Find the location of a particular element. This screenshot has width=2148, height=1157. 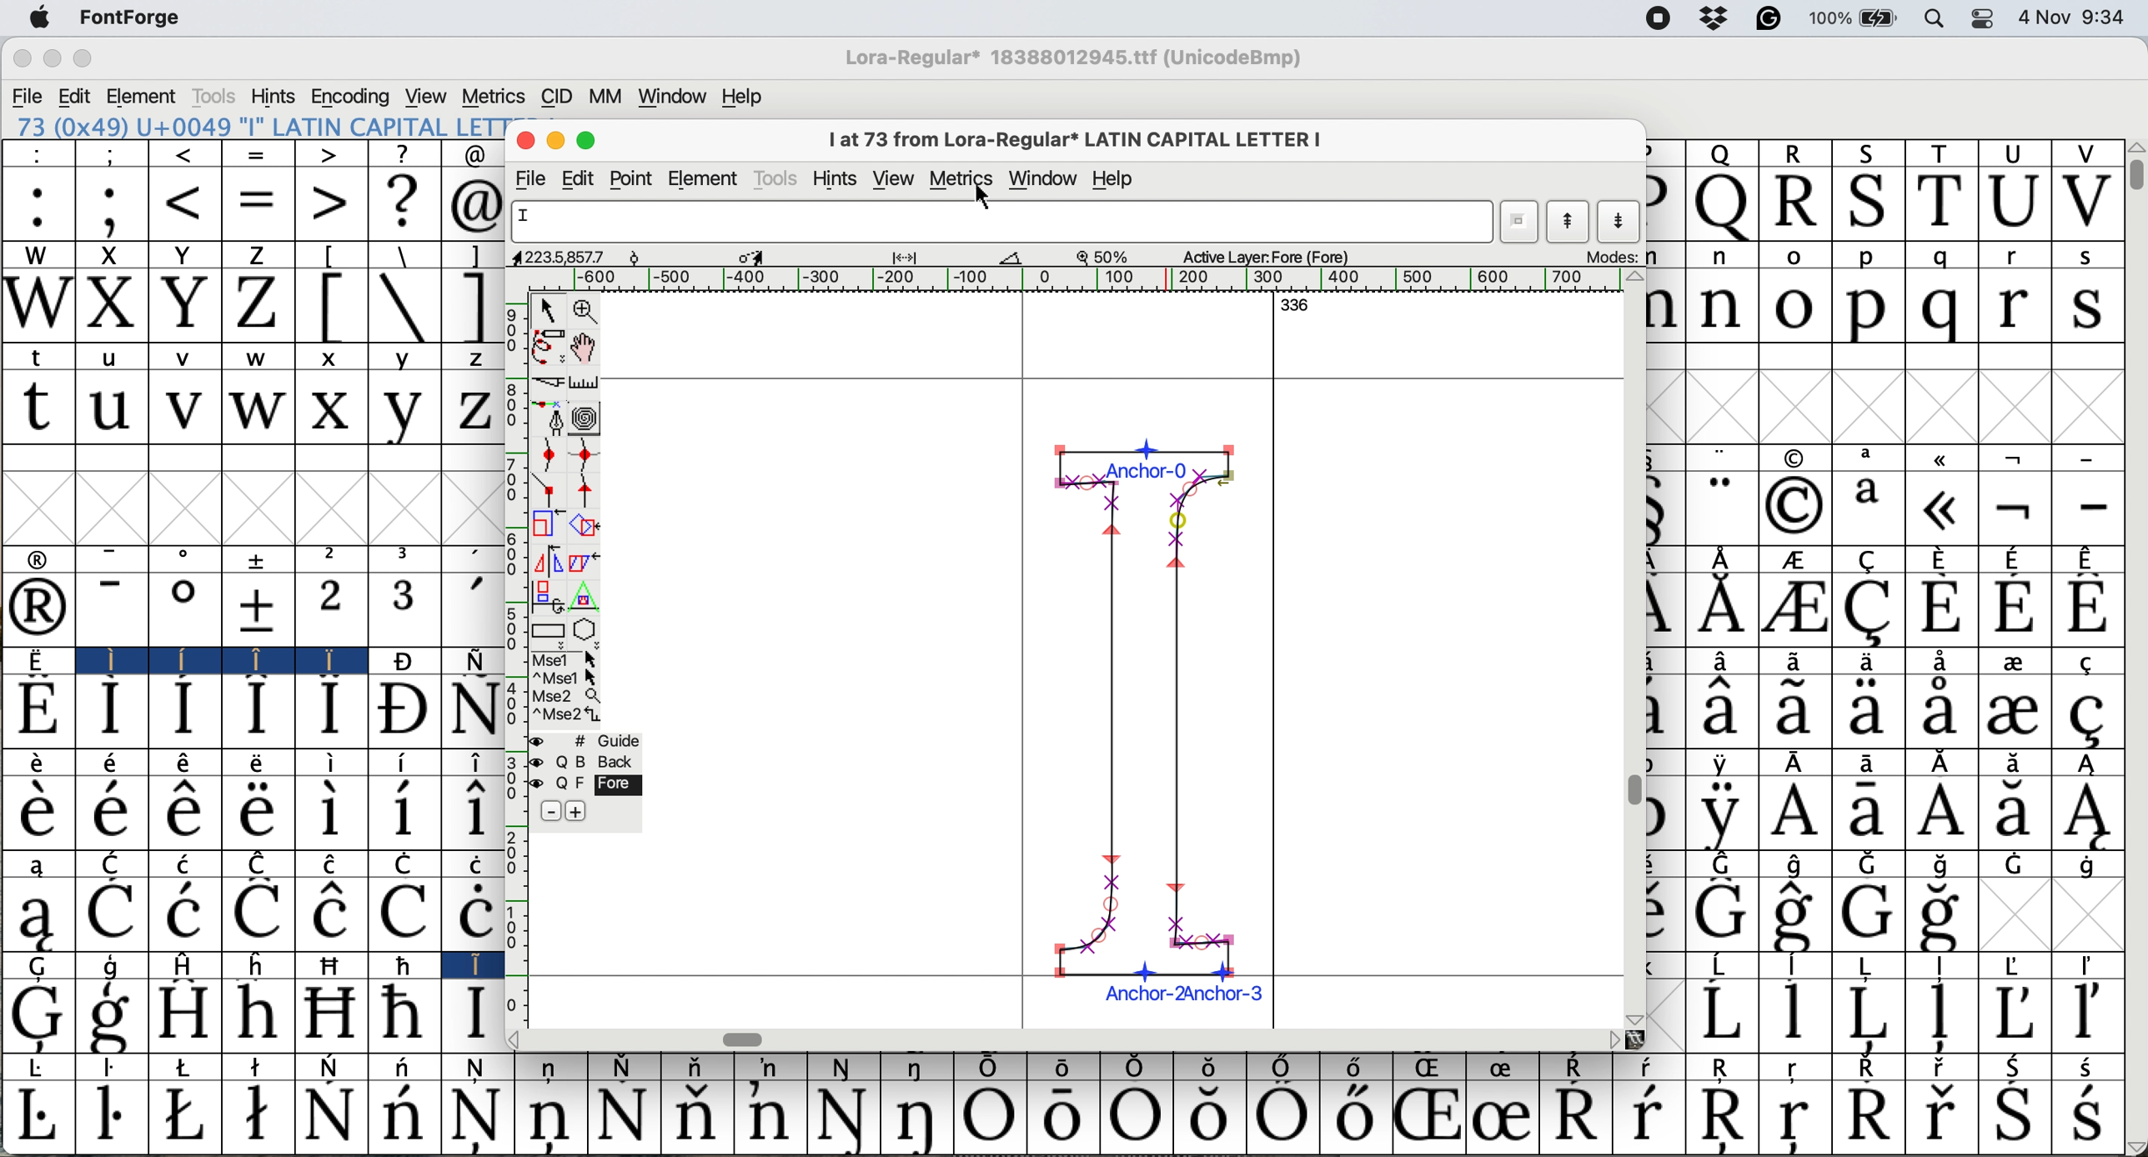

Symbol is located at coordinates (477, 1119).